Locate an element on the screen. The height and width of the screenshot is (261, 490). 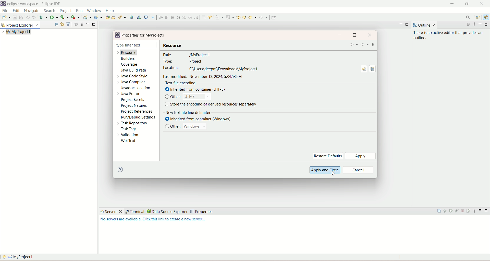
minimize is located at coordinates (400, 24).